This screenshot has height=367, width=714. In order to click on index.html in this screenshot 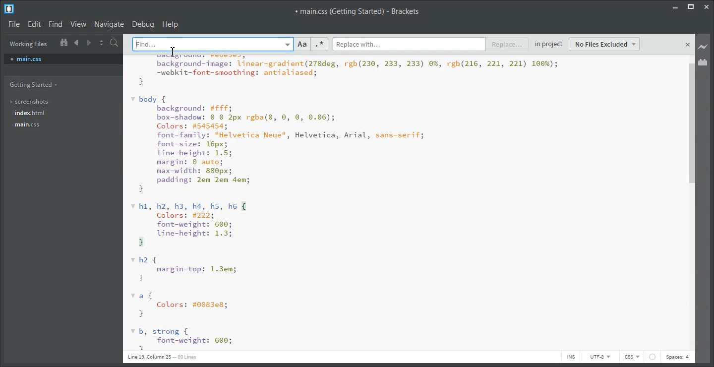, I will do `click(35, 113)`.